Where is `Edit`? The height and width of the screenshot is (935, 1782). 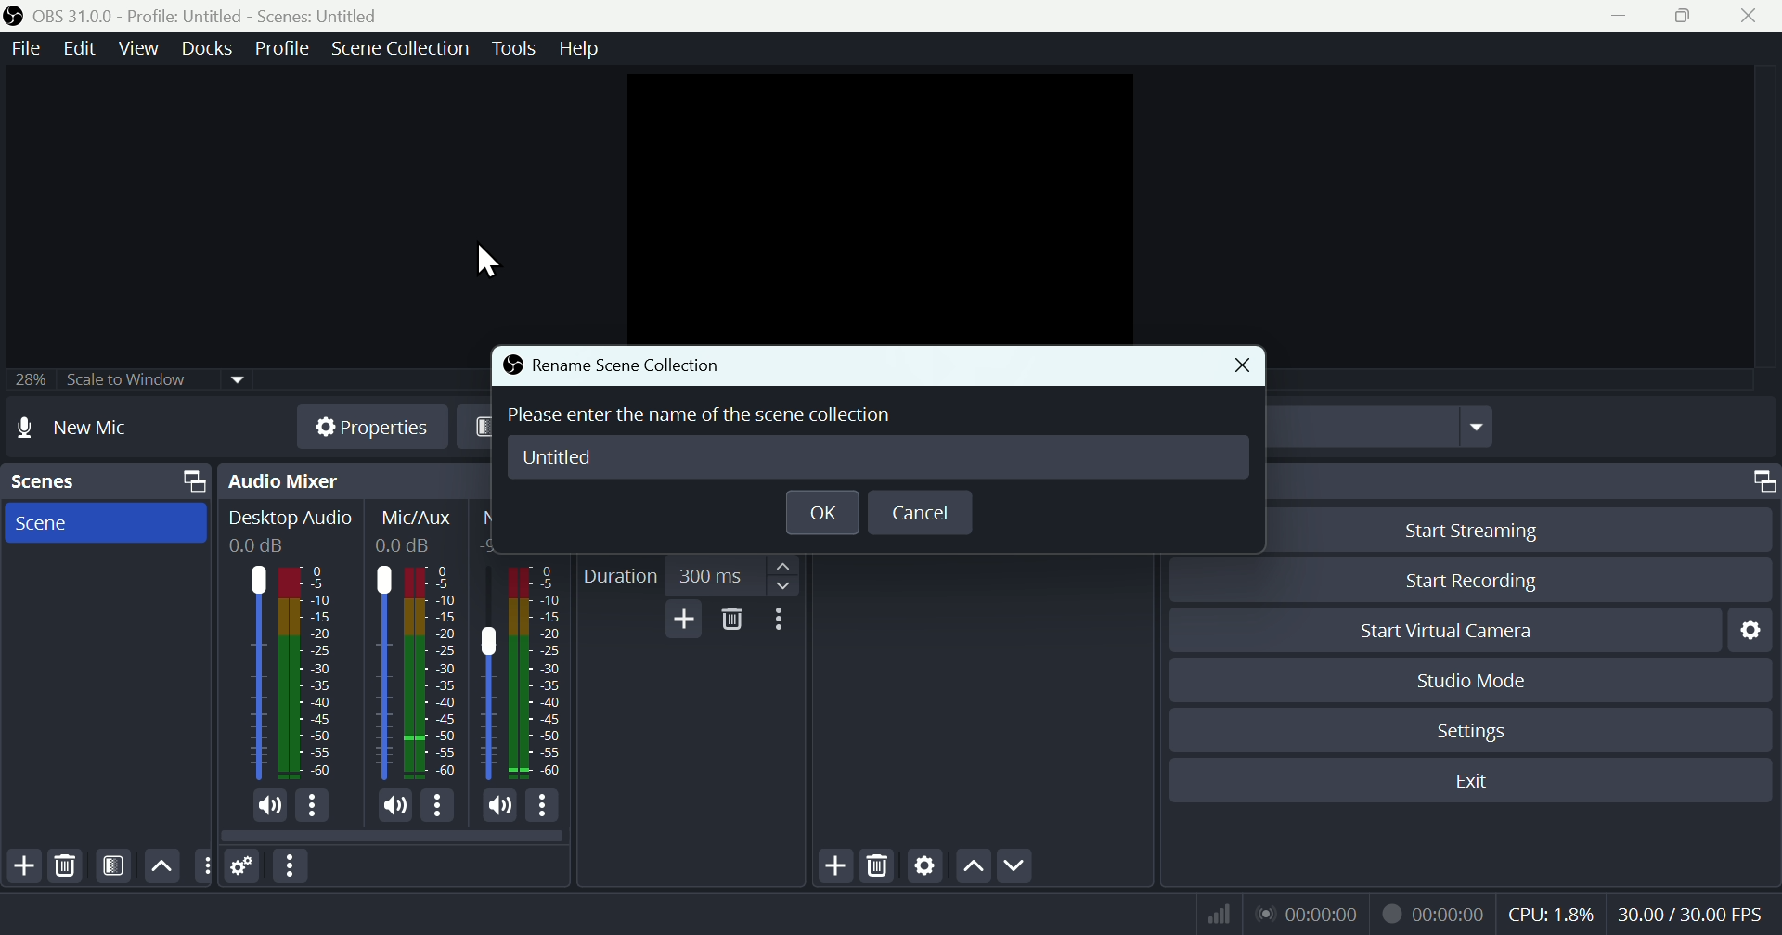
Edit is located at coordinates (71, 50).